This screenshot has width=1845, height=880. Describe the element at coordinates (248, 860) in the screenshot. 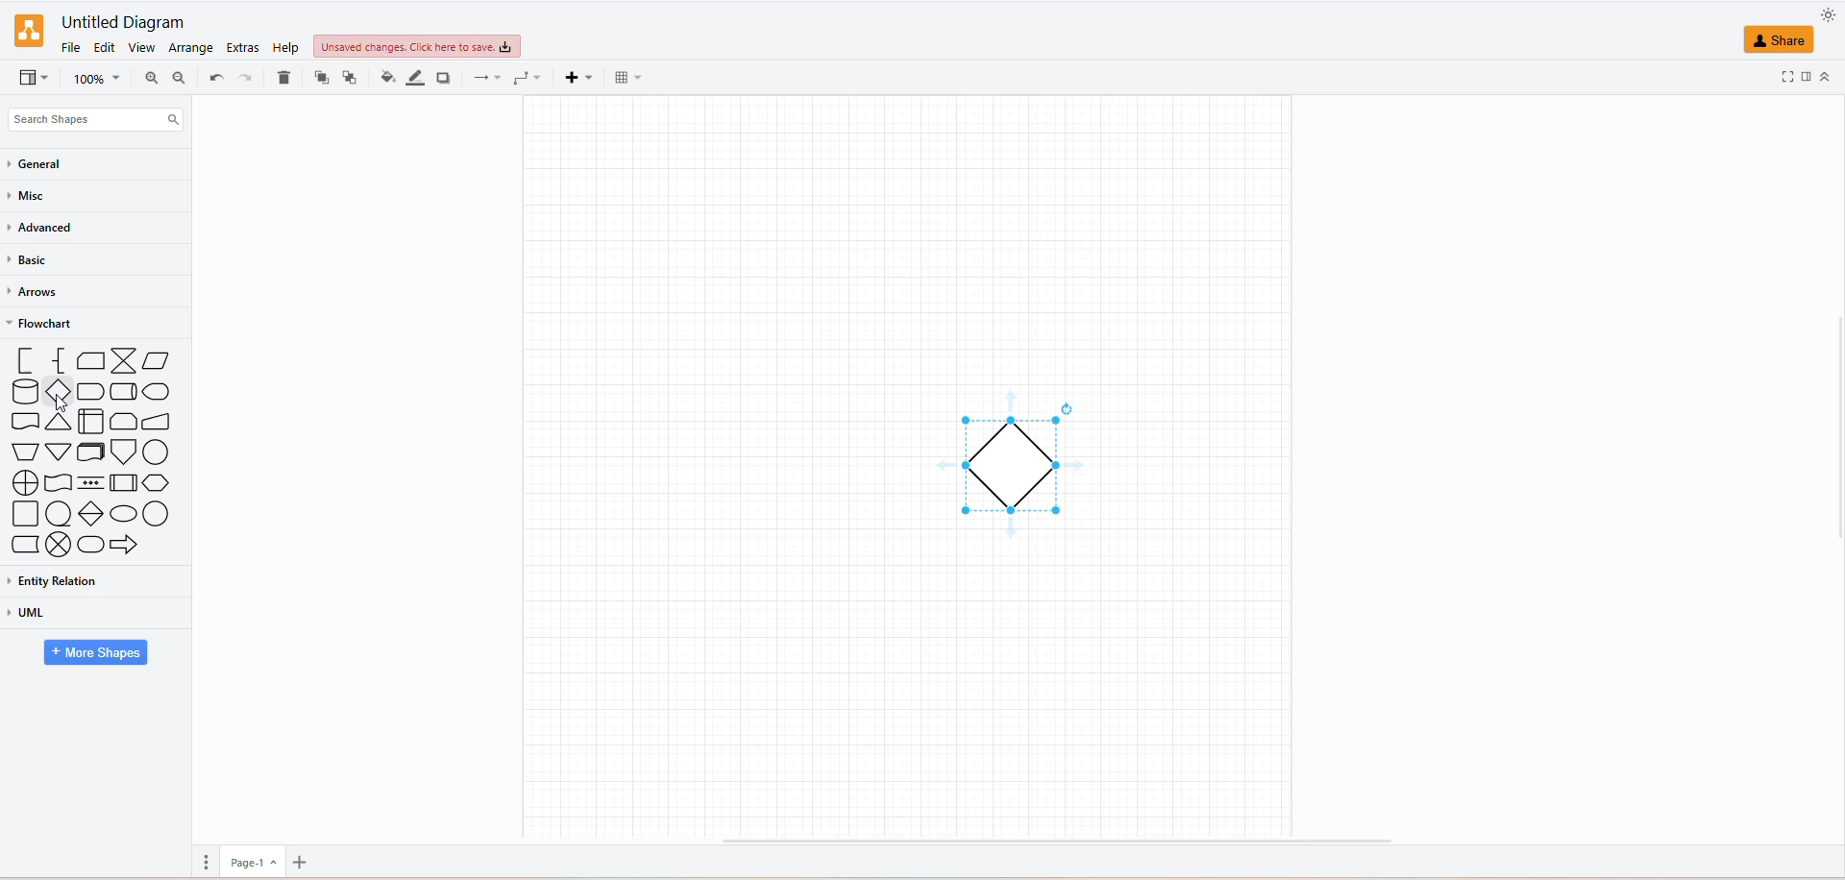

I see `page 1` at that location.